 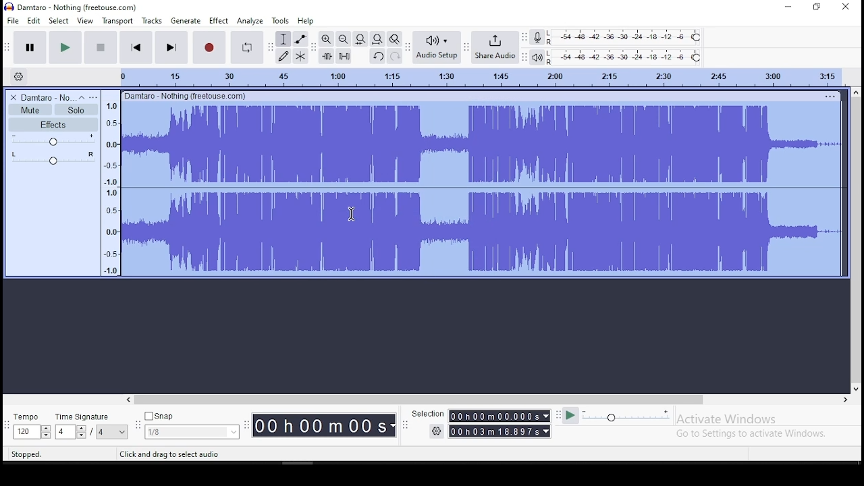 What do you see at coordinates (72, 432) in the screenshot?
I see `toggle buttons` at bounding box center [72, 432].